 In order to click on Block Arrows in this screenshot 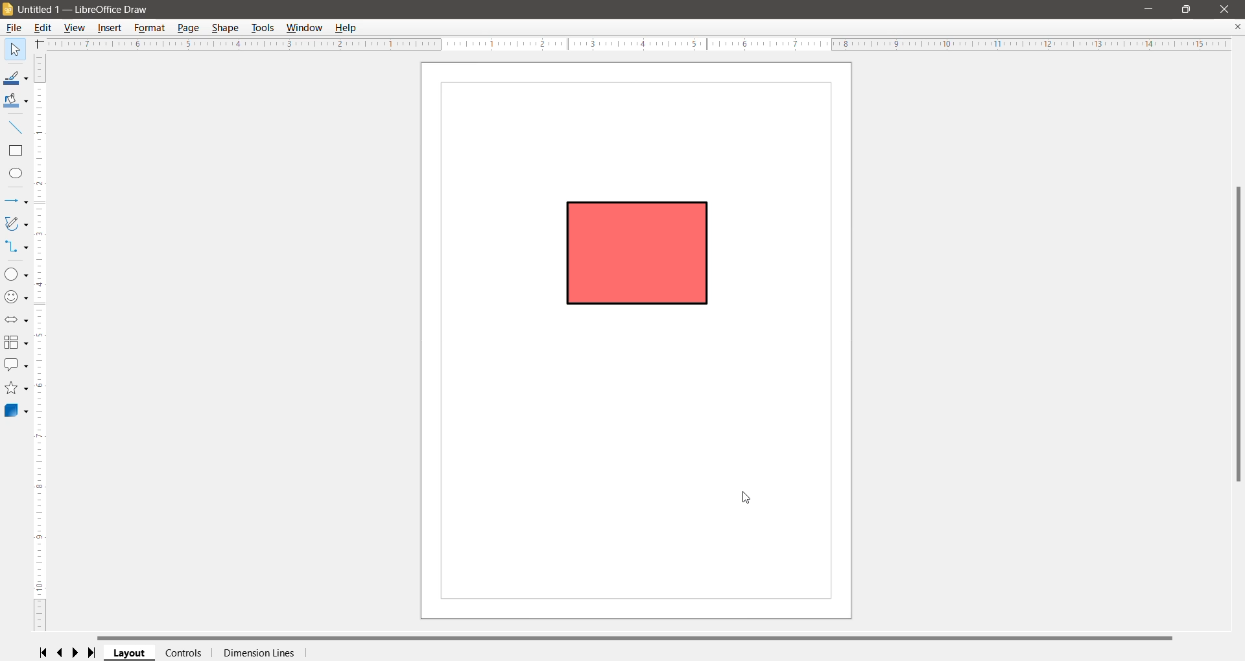, I will do `click(17, 320)`.